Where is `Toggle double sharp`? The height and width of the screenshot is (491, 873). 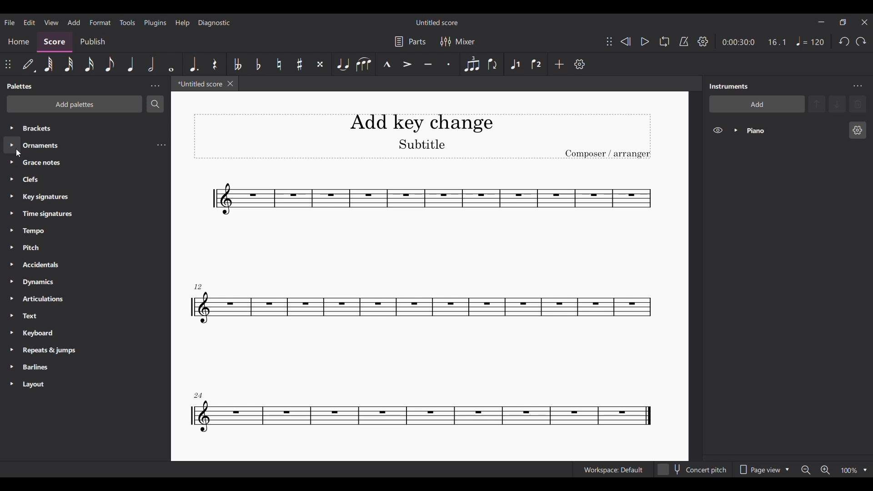 Toggle double sharp is located at coordinates (320, 64).